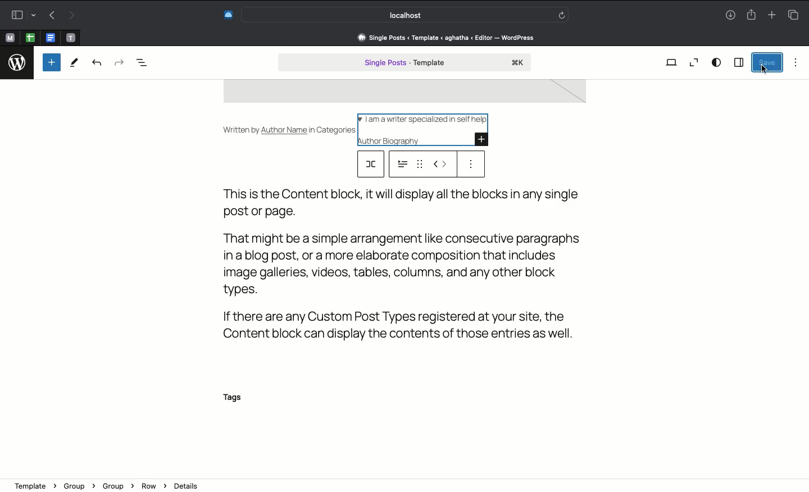 Image resolution: width=809 pixels, height=492 pixels. I want to click on options, so click(399, 165).